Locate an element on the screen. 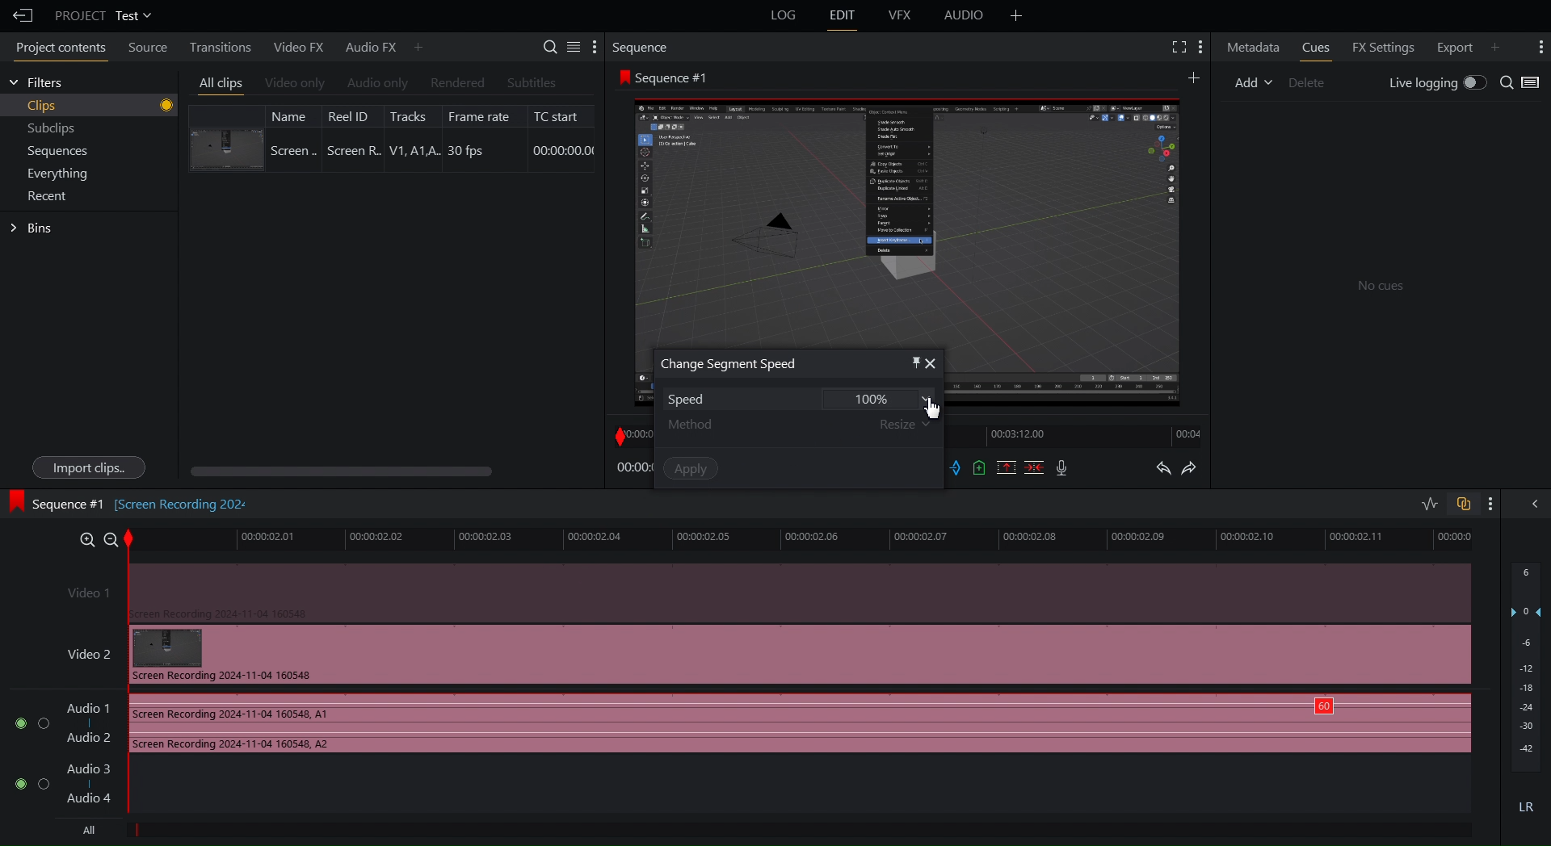 The image size is (1551, 846). Method is located at coordinates (800, 424).